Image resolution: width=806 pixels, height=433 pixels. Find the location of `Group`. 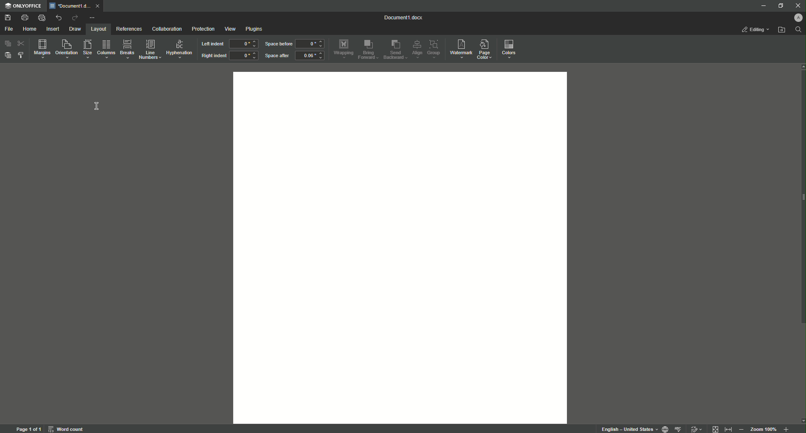

Group is located at coordinates (436, 49).